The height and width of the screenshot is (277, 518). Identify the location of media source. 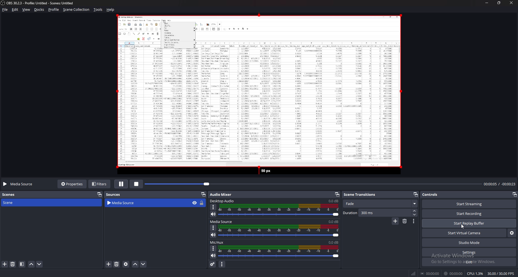
(141, 203).